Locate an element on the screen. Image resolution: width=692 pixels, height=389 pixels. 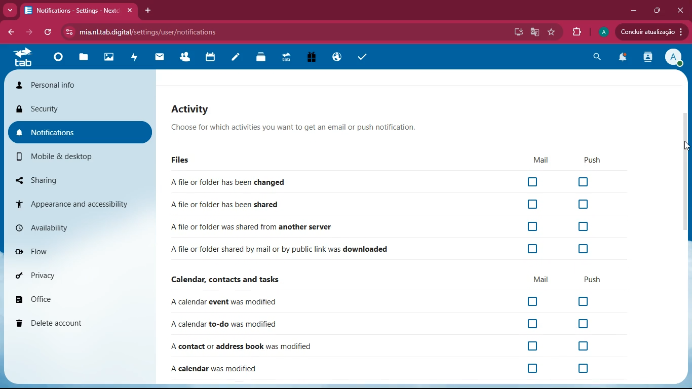
Choose for which activities you want to get an email or push notification. is located at coordinates (293, 128).